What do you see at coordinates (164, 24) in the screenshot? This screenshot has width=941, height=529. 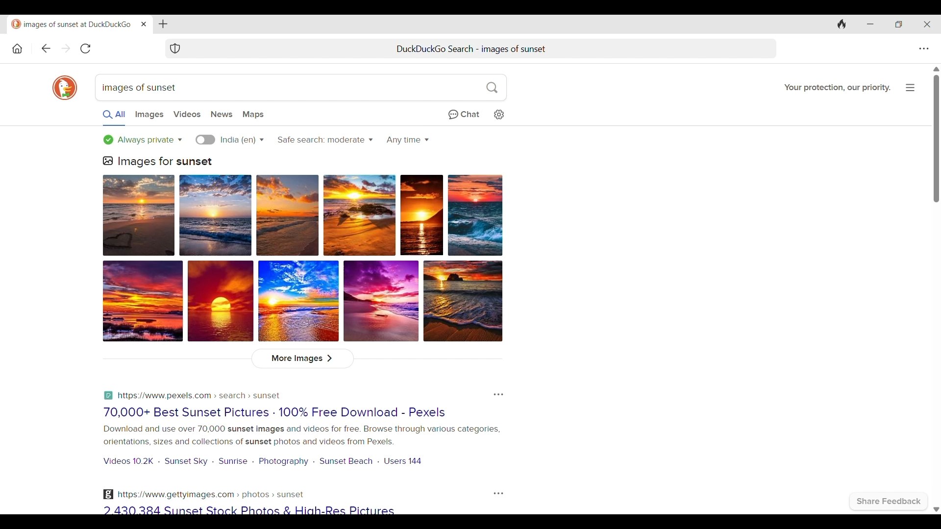 I see `Add new tab` at bounding box center [164, 24].